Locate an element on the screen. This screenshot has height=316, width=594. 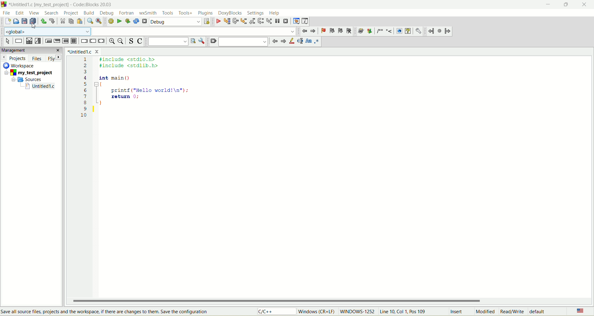
comment is located at coordinates (385, 31).